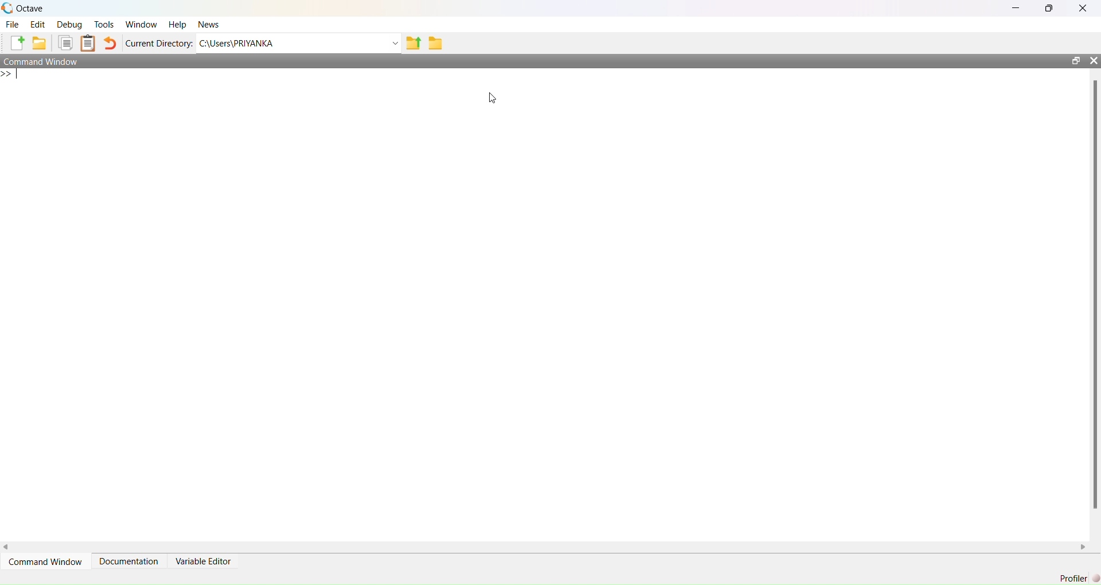 Image resolution: width=1101 pixels, height=585 pixels. I want to click on debug, so click(71, 25).